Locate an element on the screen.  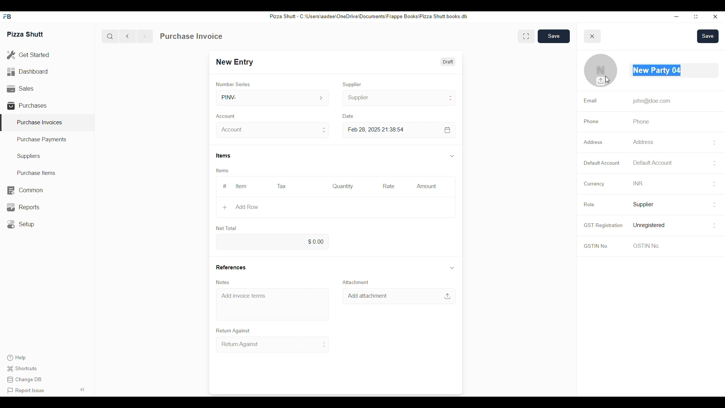
buttons is located at coordinates (715, 206).